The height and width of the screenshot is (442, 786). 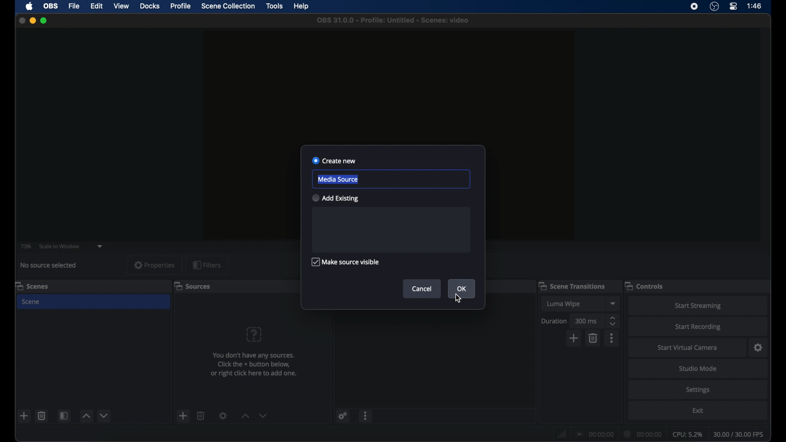 I want to click on duration, so click(x=553, y=321).